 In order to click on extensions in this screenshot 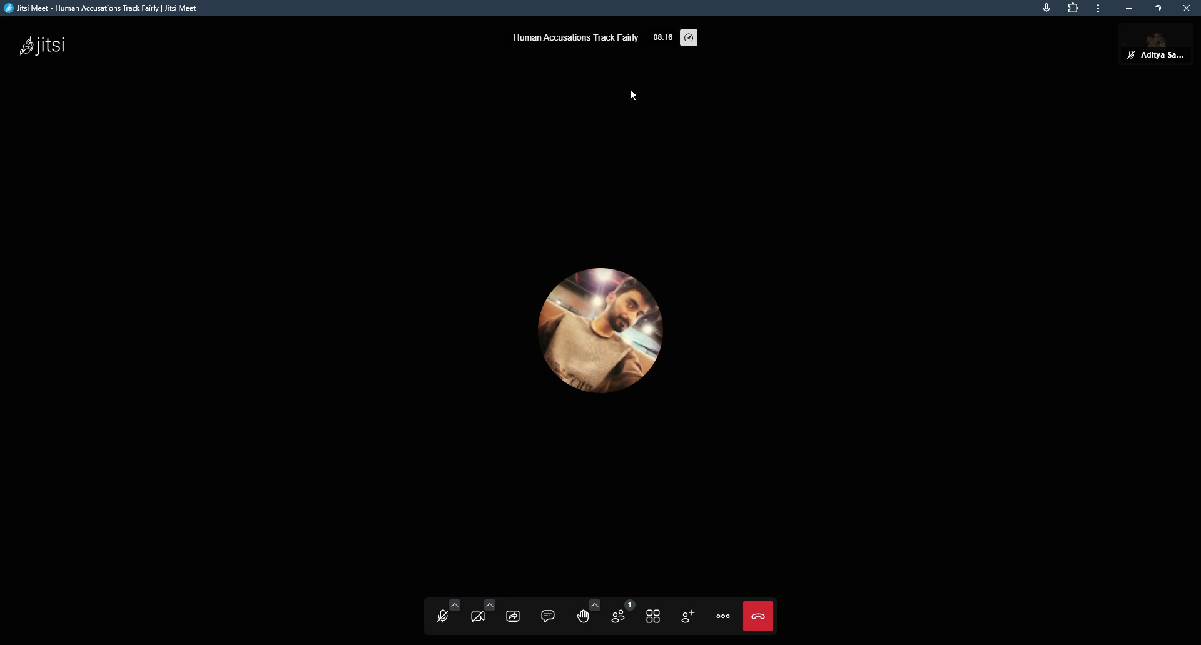, I will do `click(1073, 8)`.